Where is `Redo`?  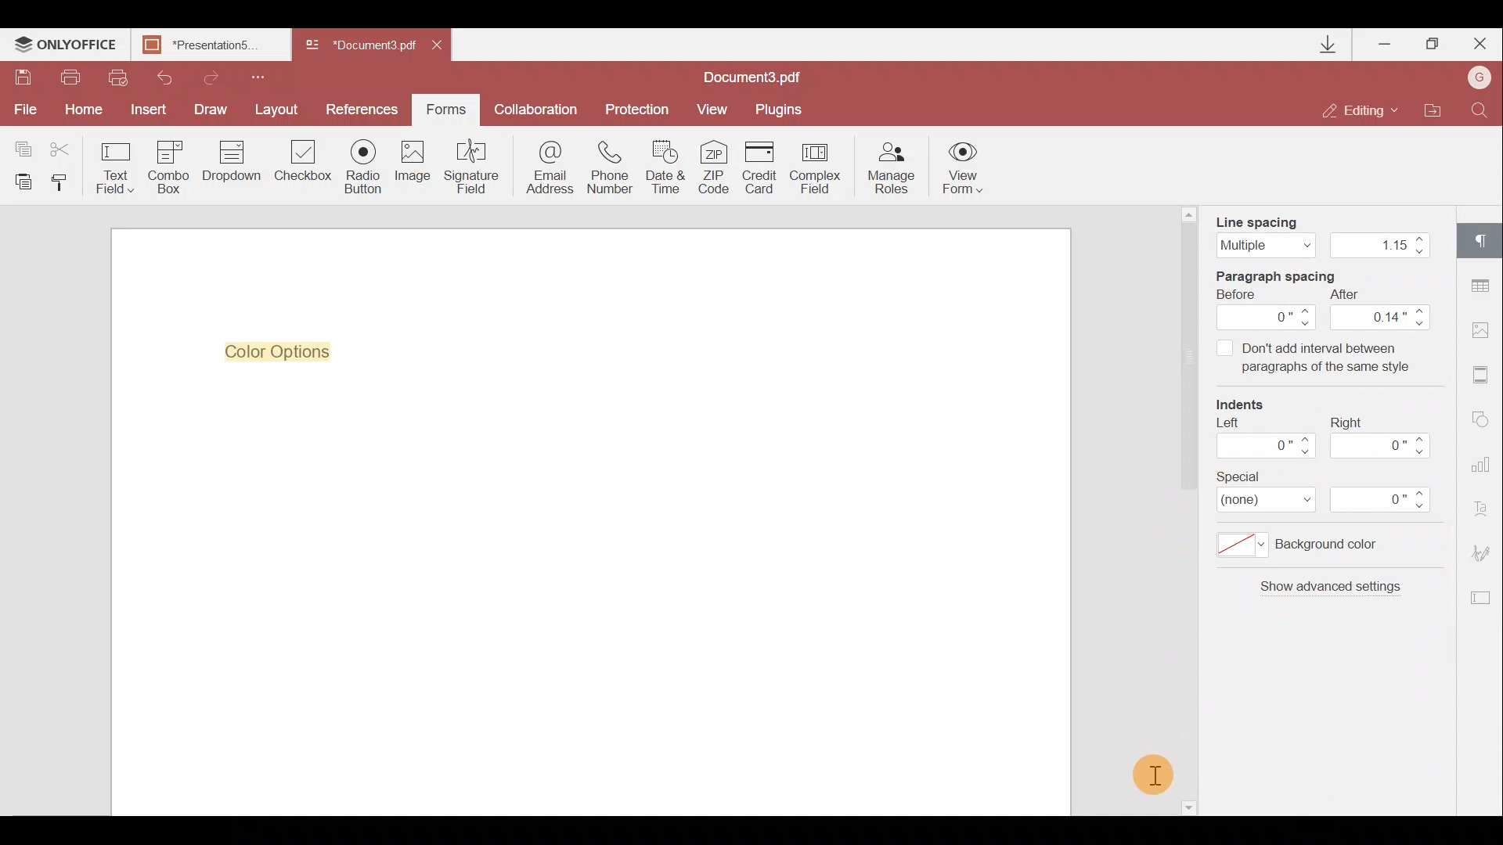
Redo is located at coordinates (212, 76).